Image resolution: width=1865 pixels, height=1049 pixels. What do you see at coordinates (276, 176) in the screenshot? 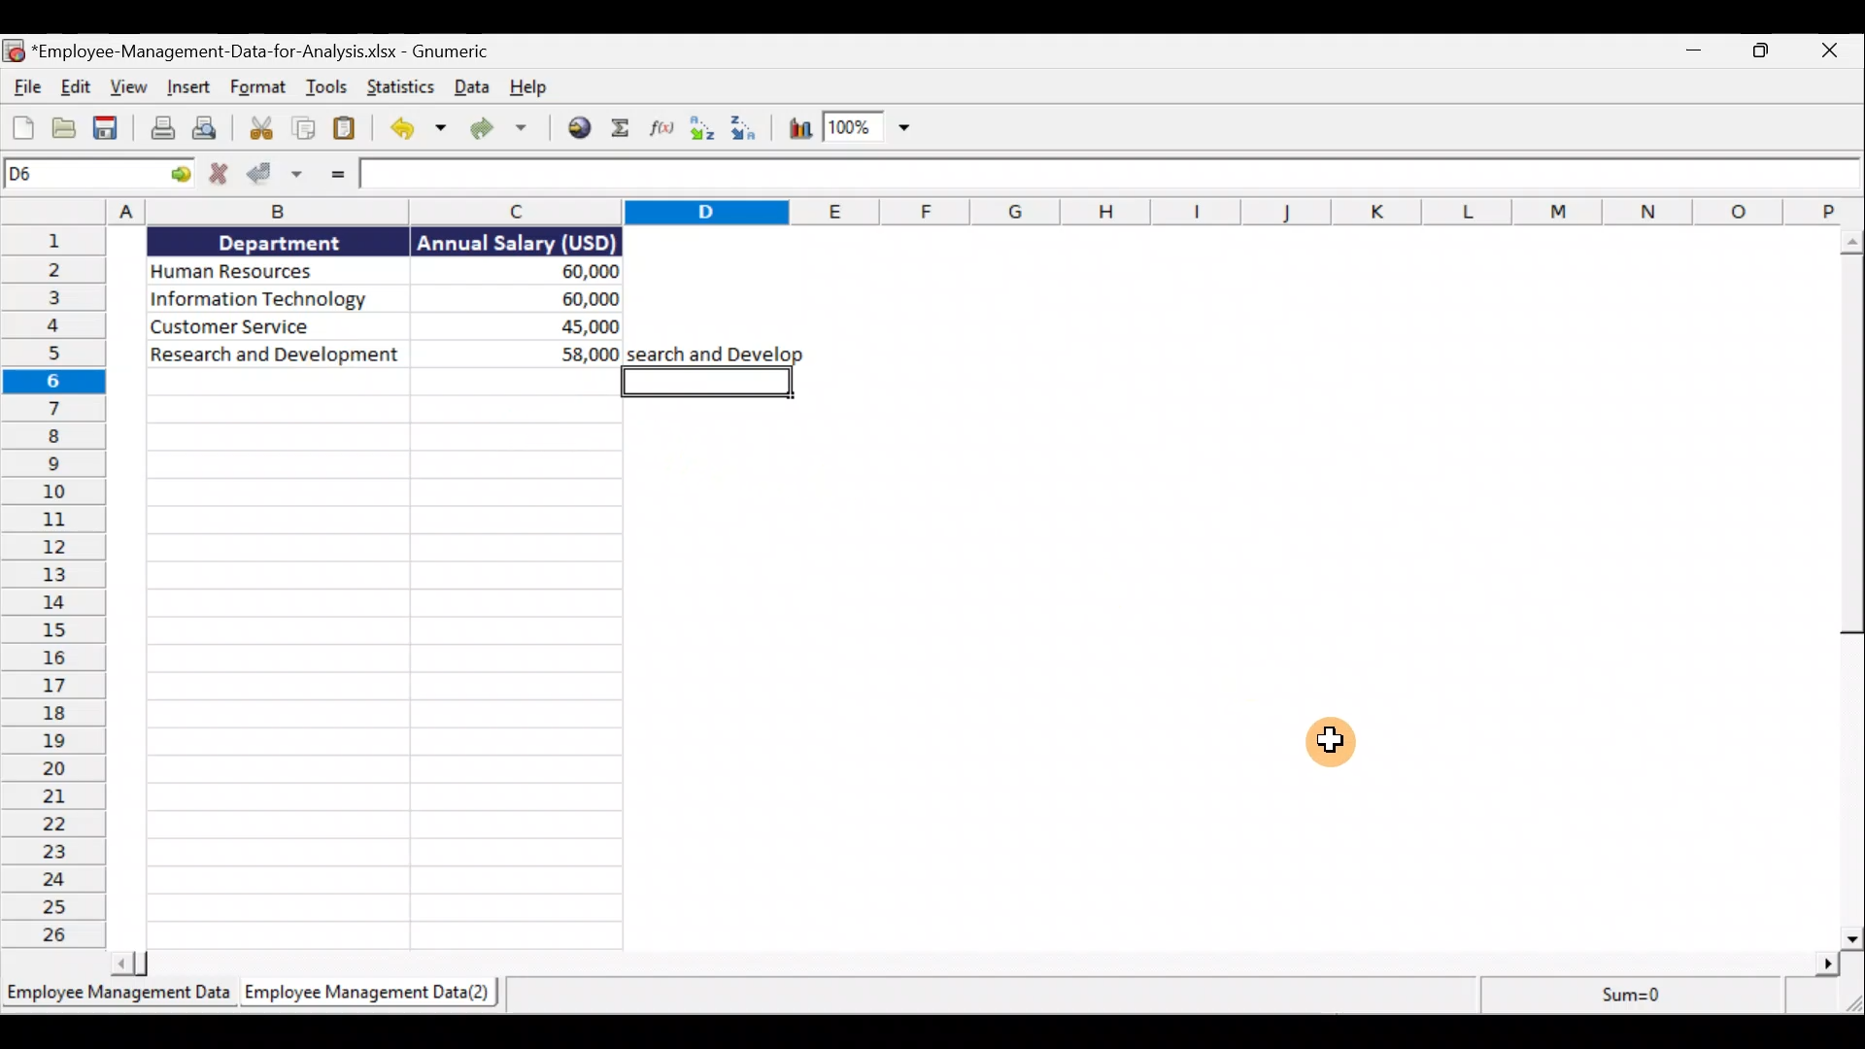
I see `Accept change` at bounding box center [276, 176].